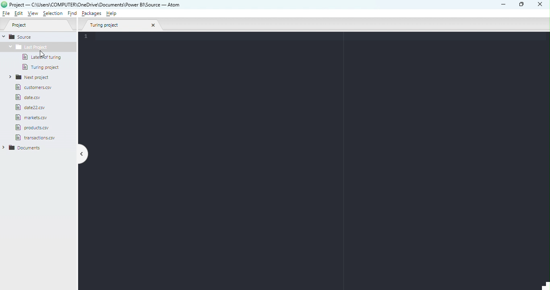 Image resolution: width=550 pixels, height=290 pixels. What do you see at coordinates (43, 68) in the screenshot?
I see `Turing project file` at bounding box center [43, 68].